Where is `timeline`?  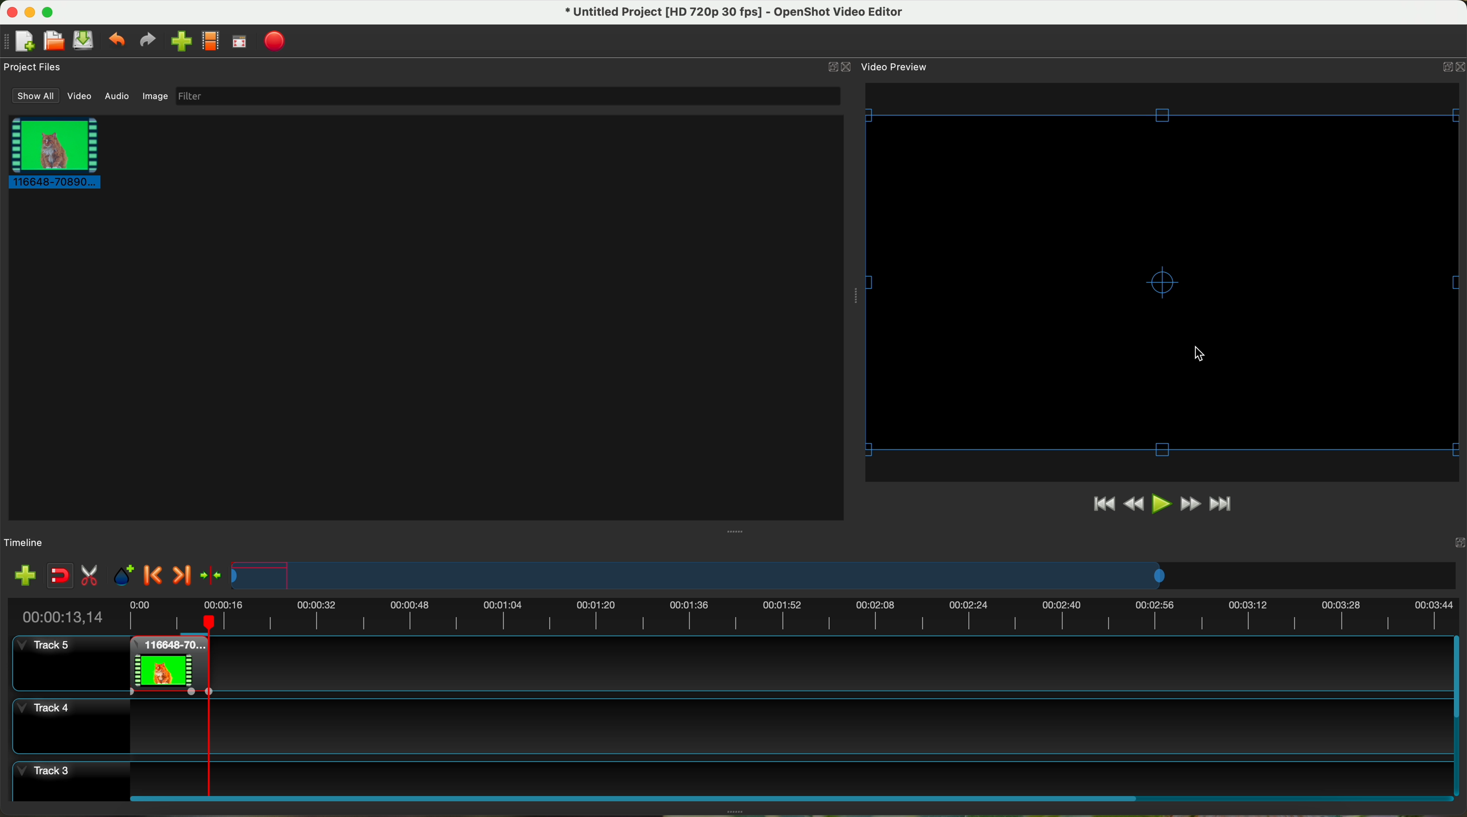
timeline is located at coordinates (732, 615).